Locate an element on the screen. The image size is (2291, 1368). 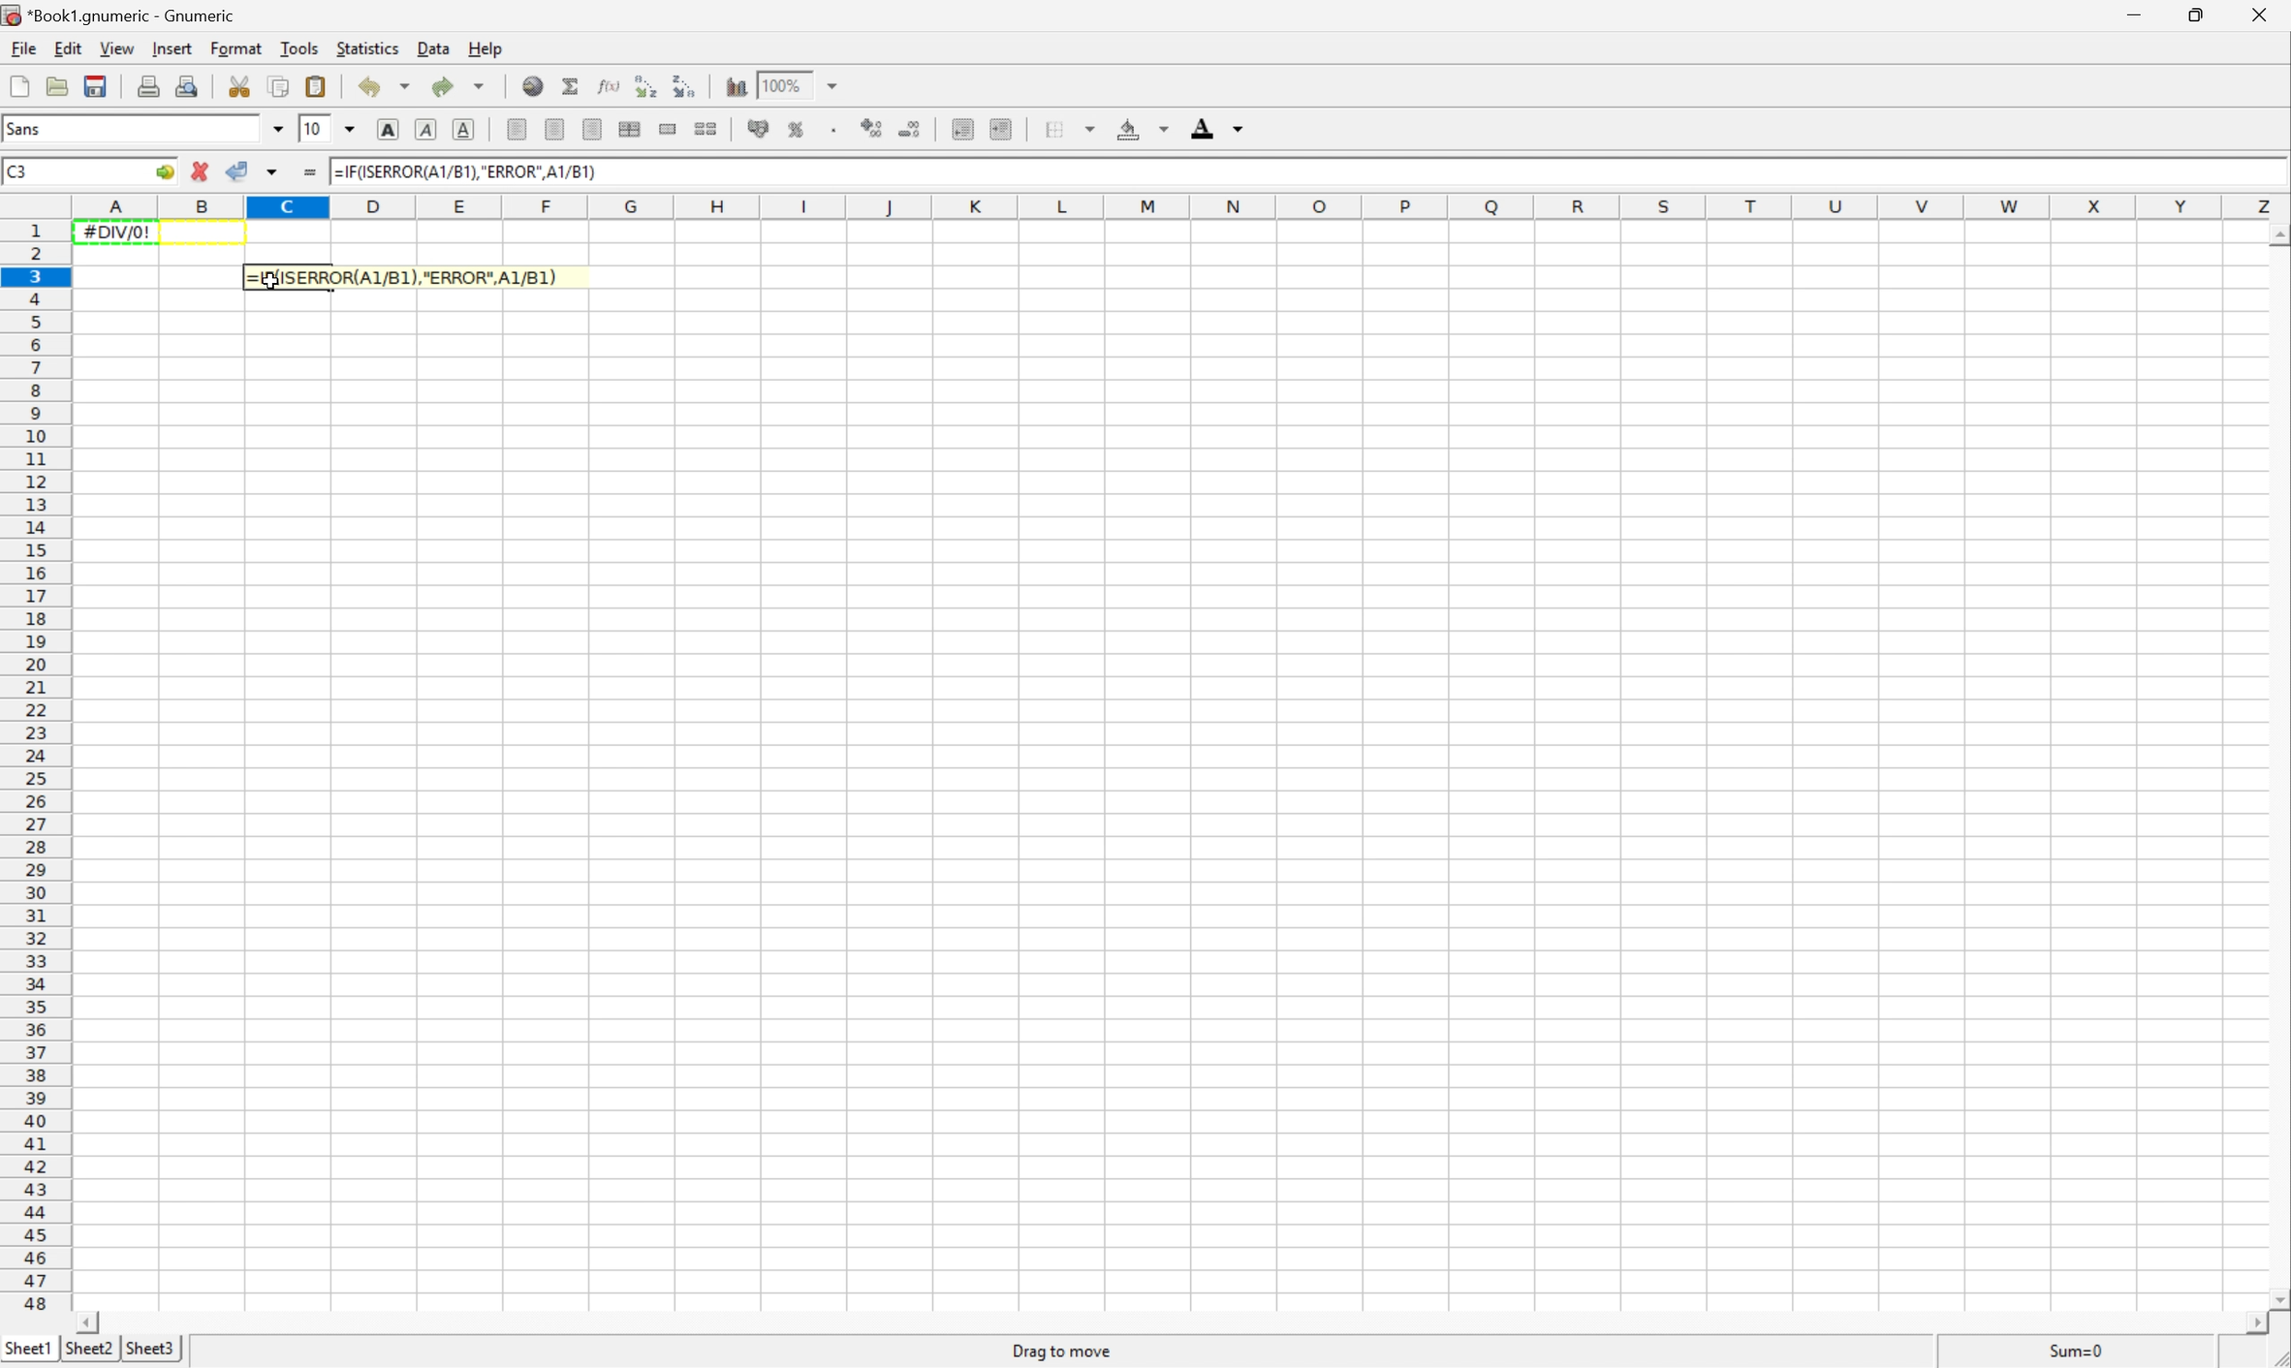
 Create new workbook is located at coordinates (18, 87).